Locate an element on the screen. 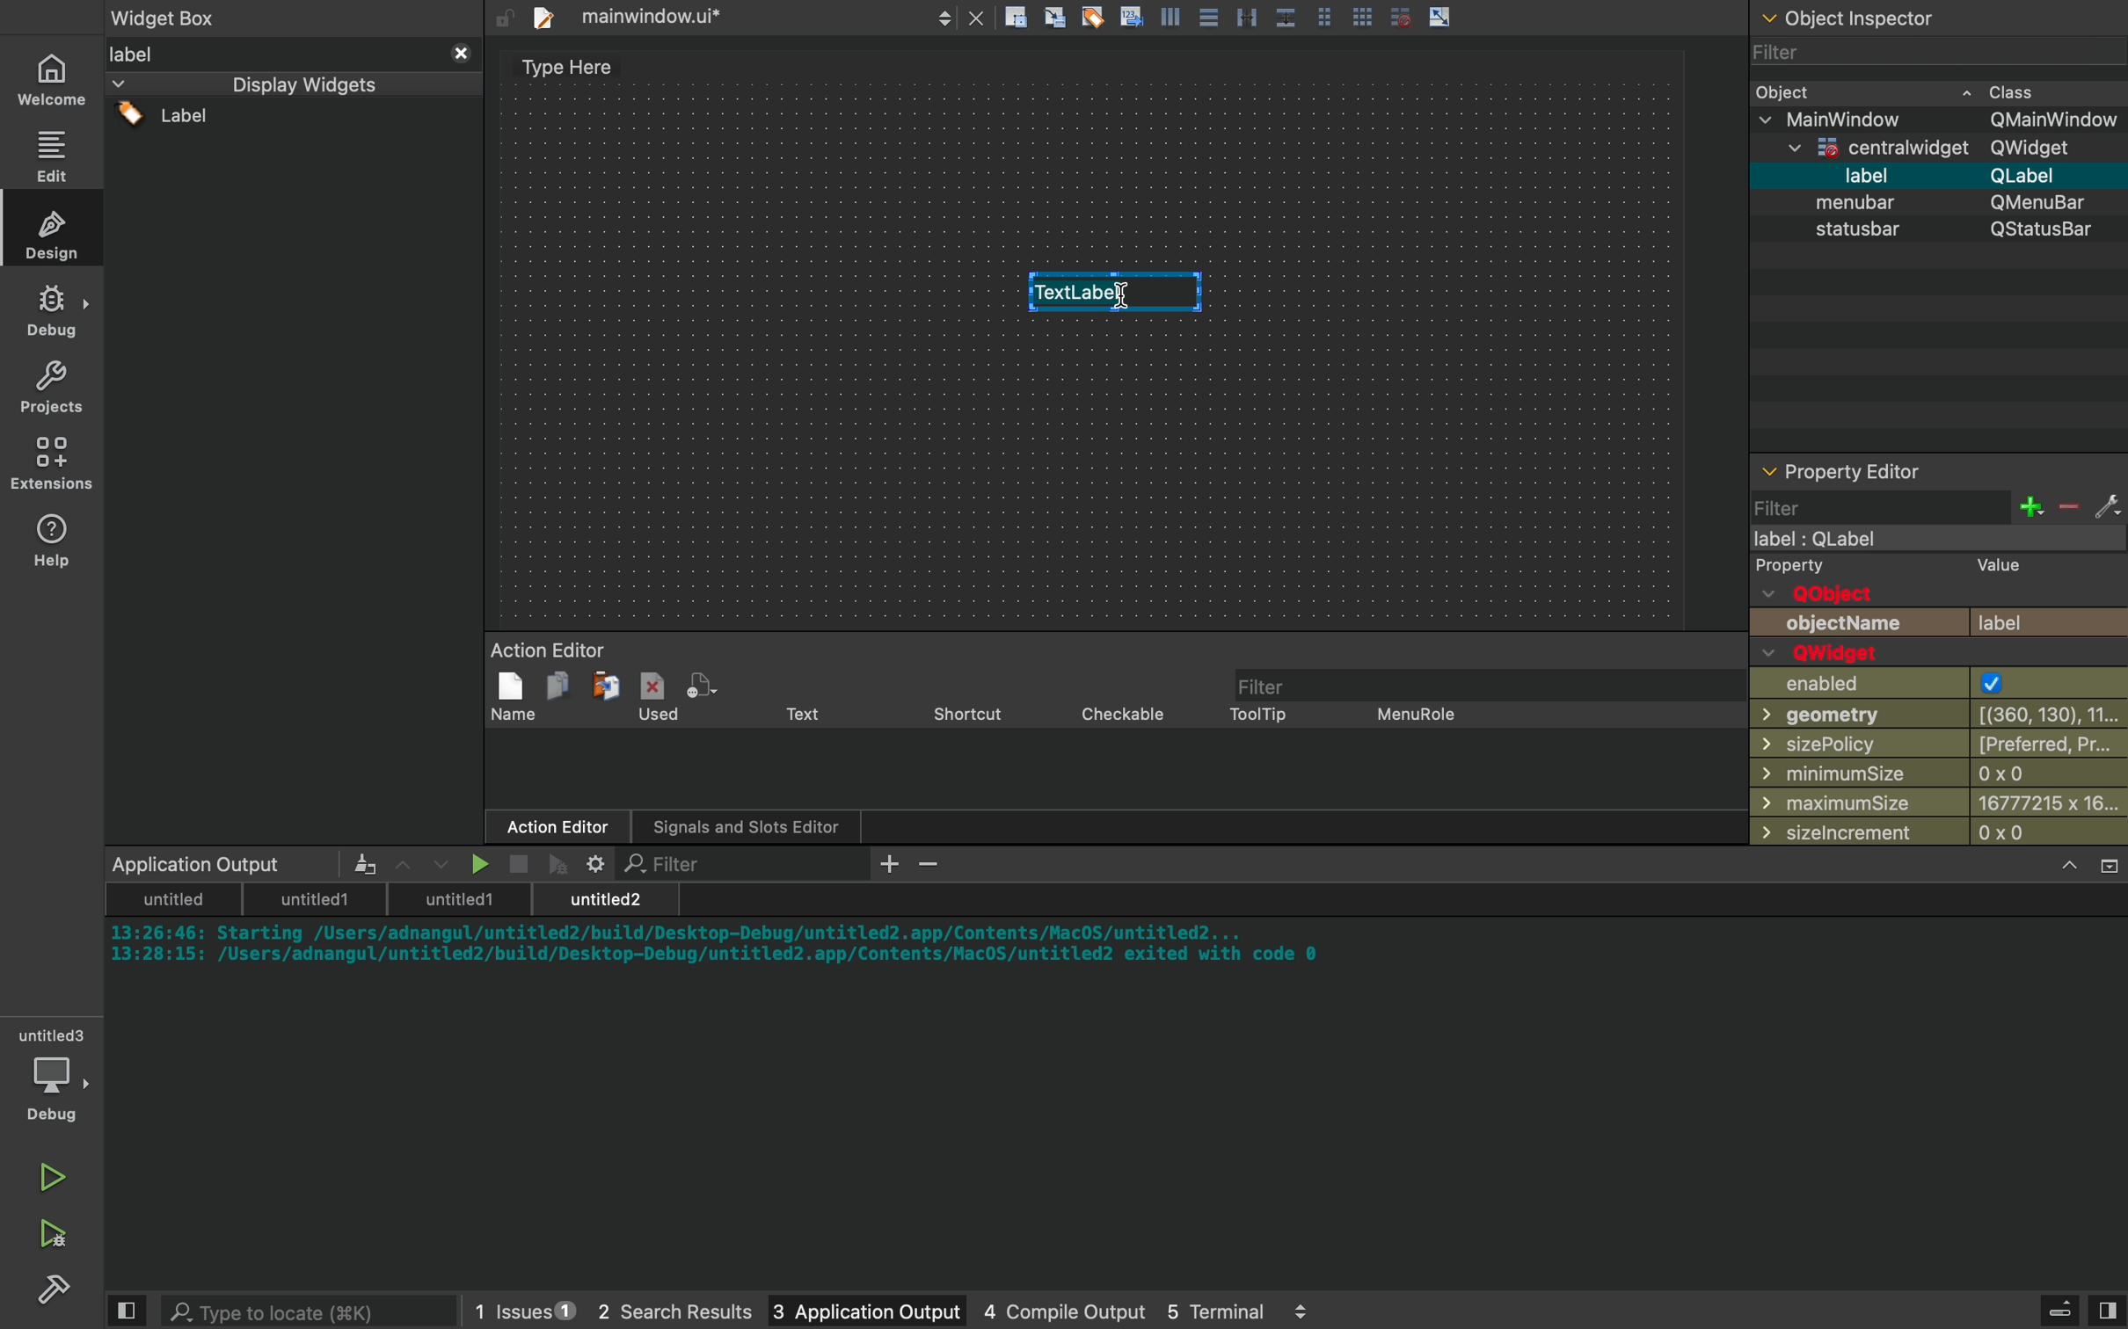   is located at coordinates (1221, 18).